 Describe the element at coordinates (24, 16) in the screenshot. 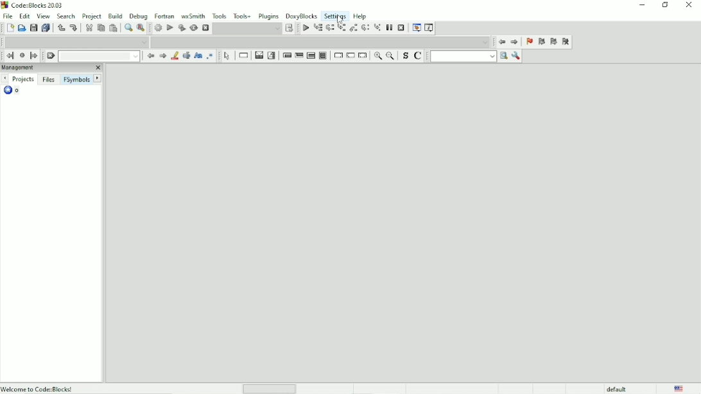

I see `Edit` at that location.